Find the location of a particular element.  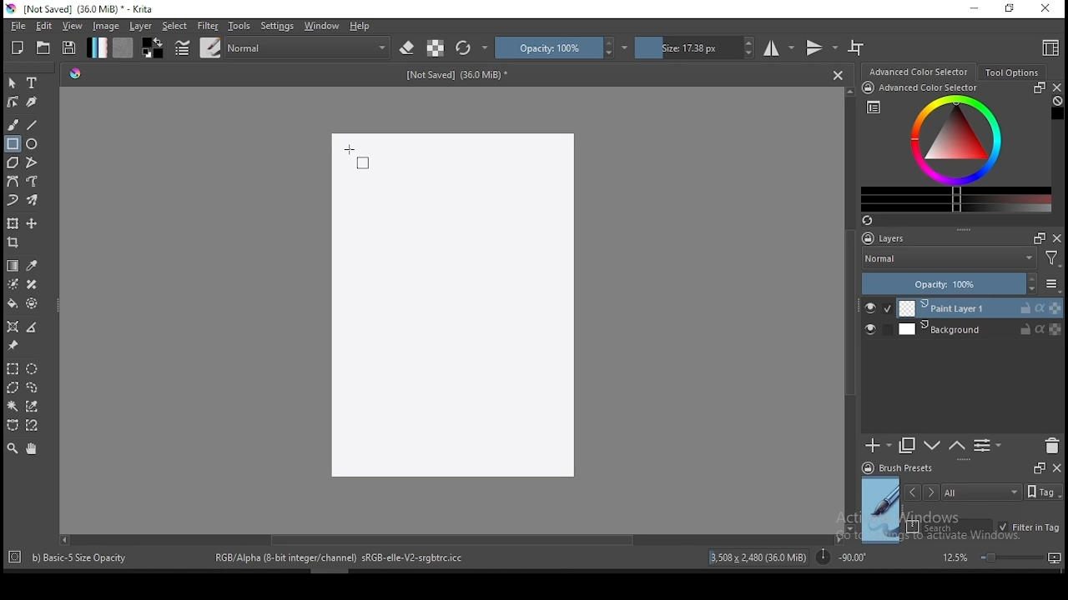

new is located at coordinates (18, 47).